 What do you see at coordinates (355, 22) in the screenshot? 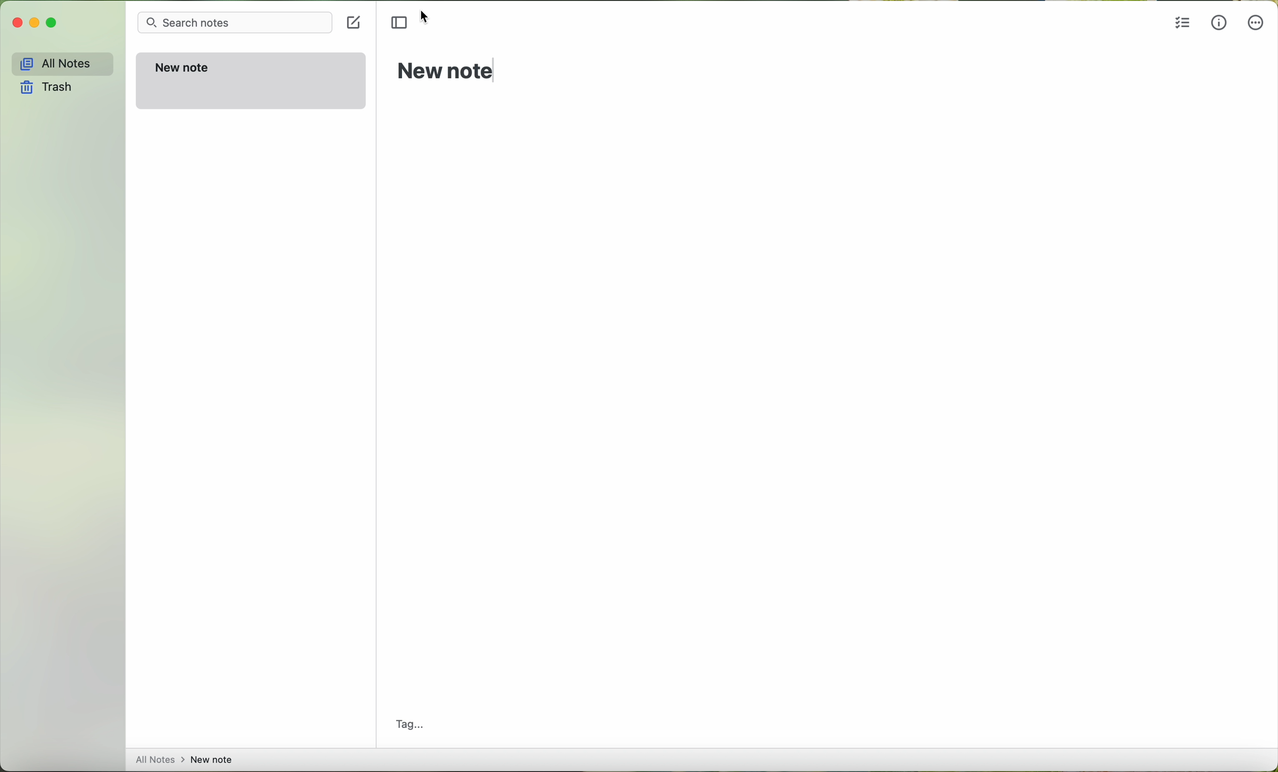
I see `new note` at bounding box center [355, 22].